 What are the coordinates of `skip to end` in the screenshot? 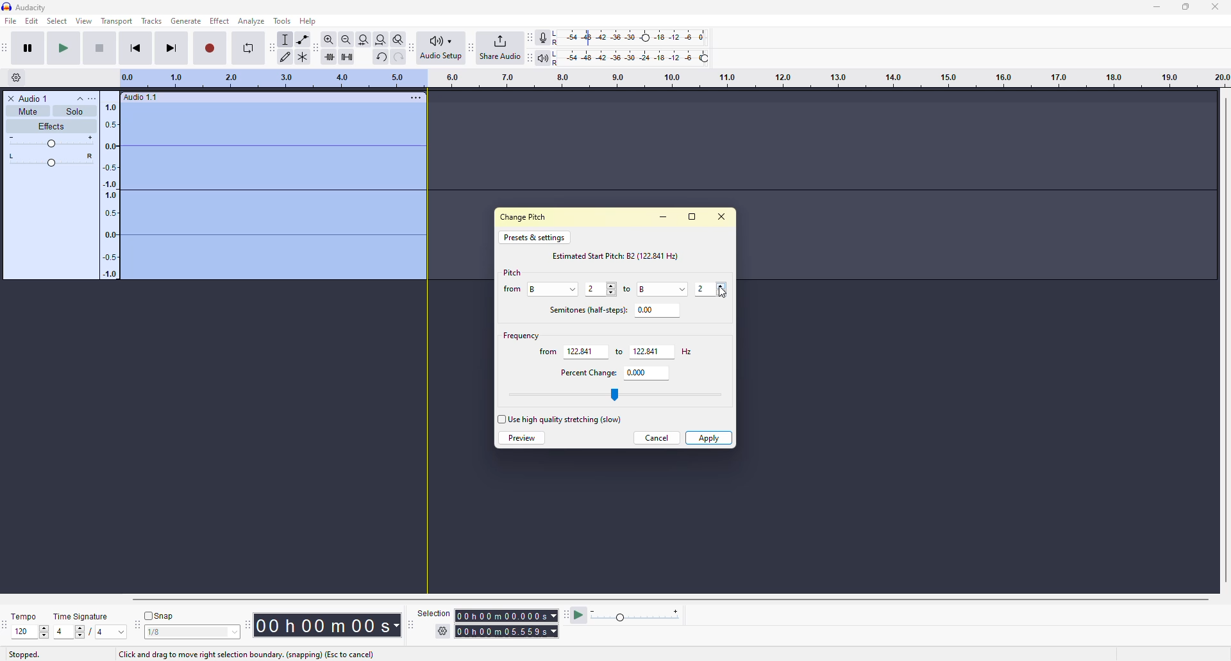 It's located at (172, 47).